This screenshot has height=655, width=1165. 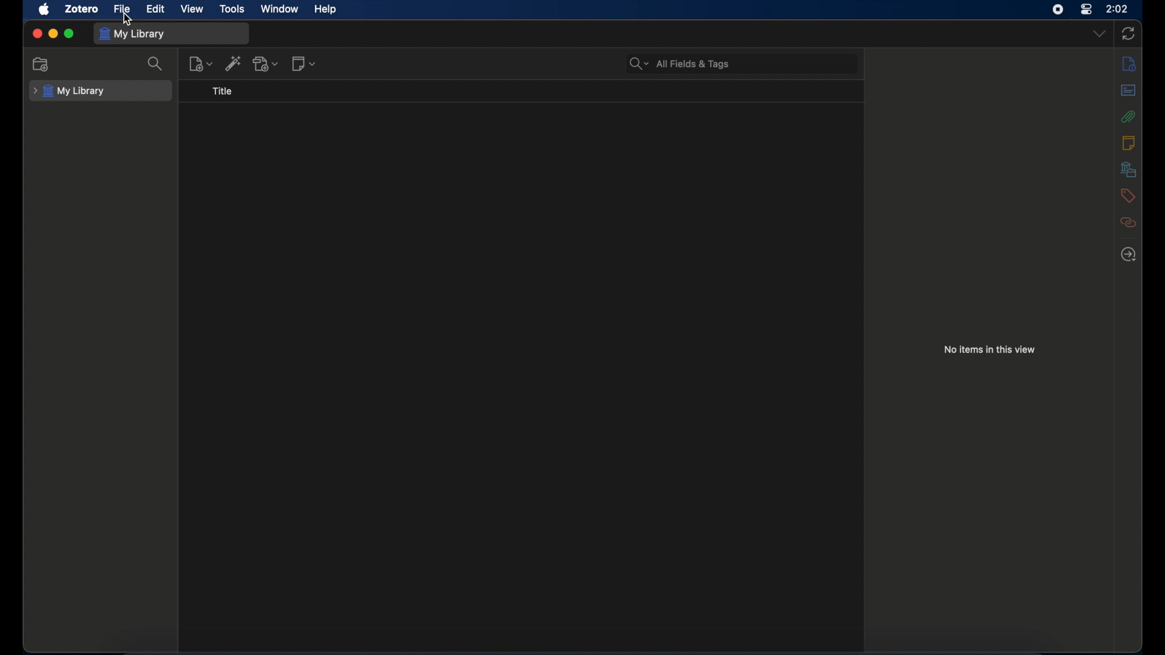 What do you see at coordinates (1087, 9) in the screenshot?
I see `control center` at bounding box center [1087, 9].